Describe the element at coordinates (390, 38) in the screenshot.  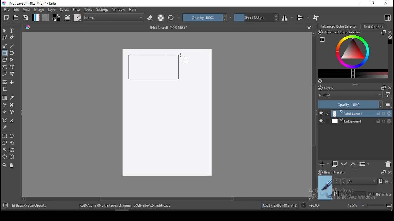
I see `Clear` at that location.